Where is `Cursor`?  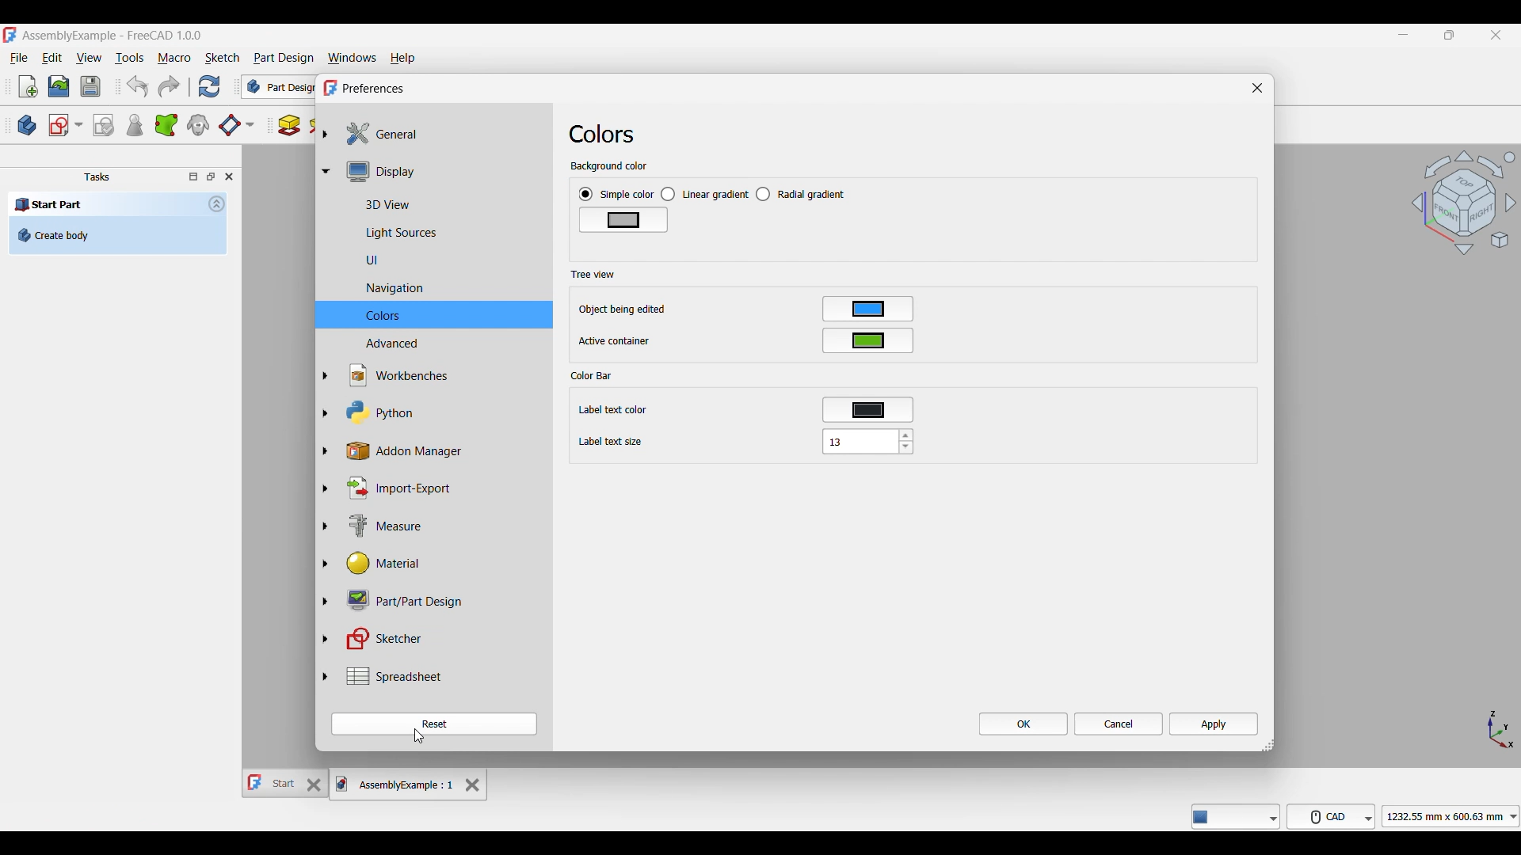
Cursor is located at coordinates (419, 736).